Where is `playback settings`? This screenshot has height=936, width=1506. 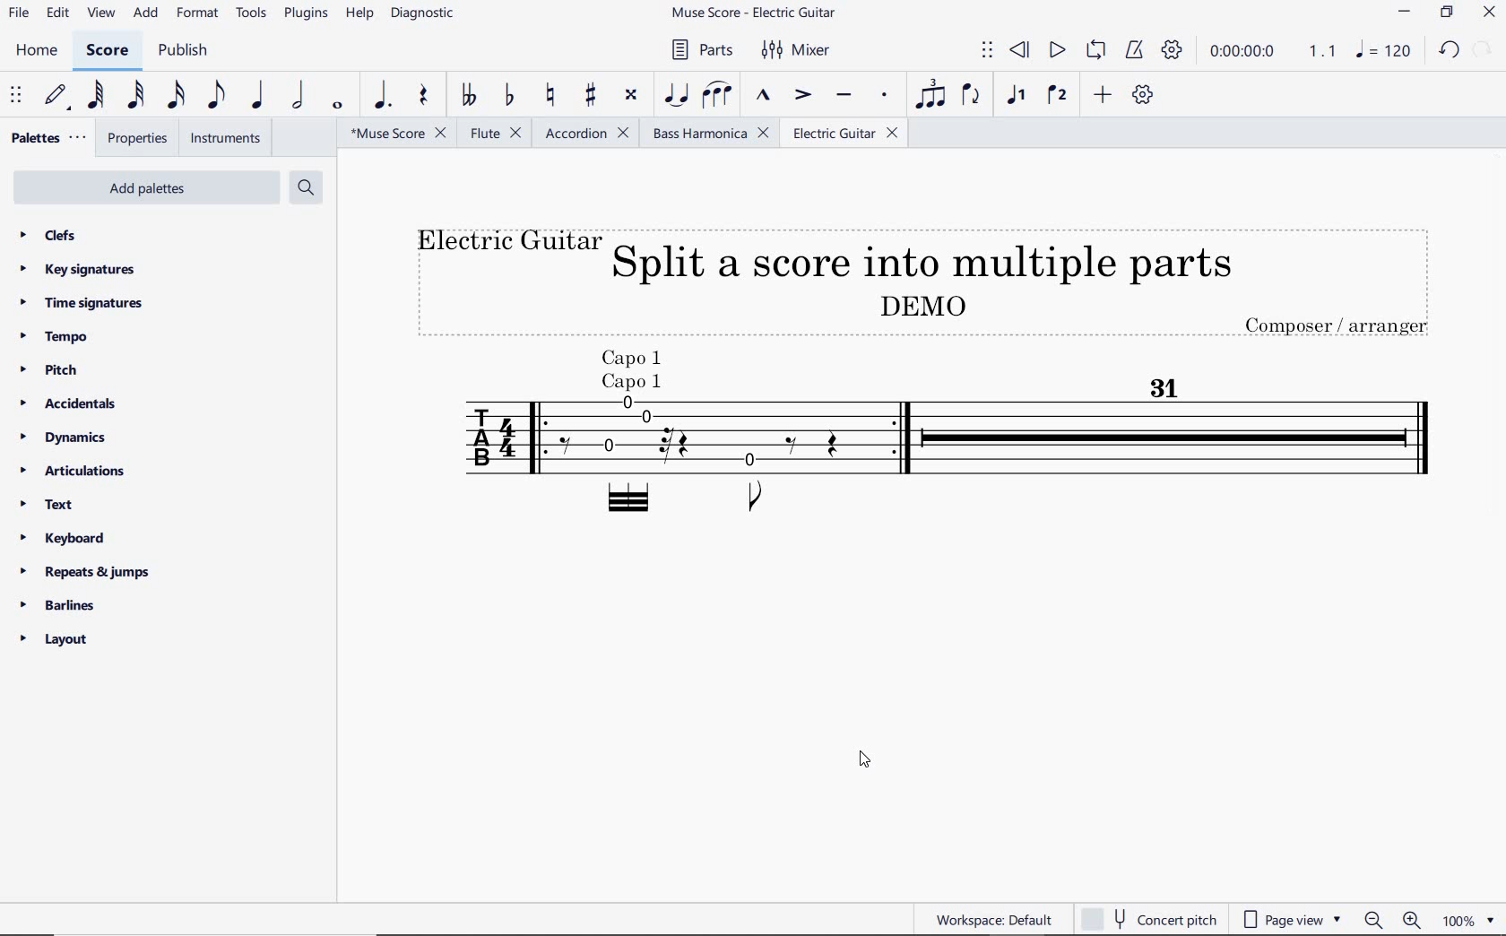
playback settings is located at coordinates (1172, 48).